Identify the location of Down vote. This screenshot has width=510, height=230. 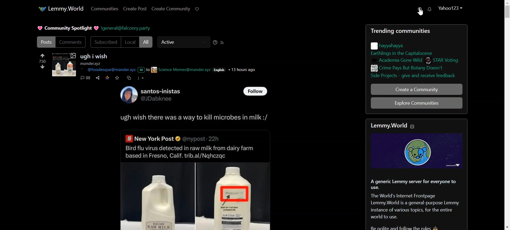
(42, 67).